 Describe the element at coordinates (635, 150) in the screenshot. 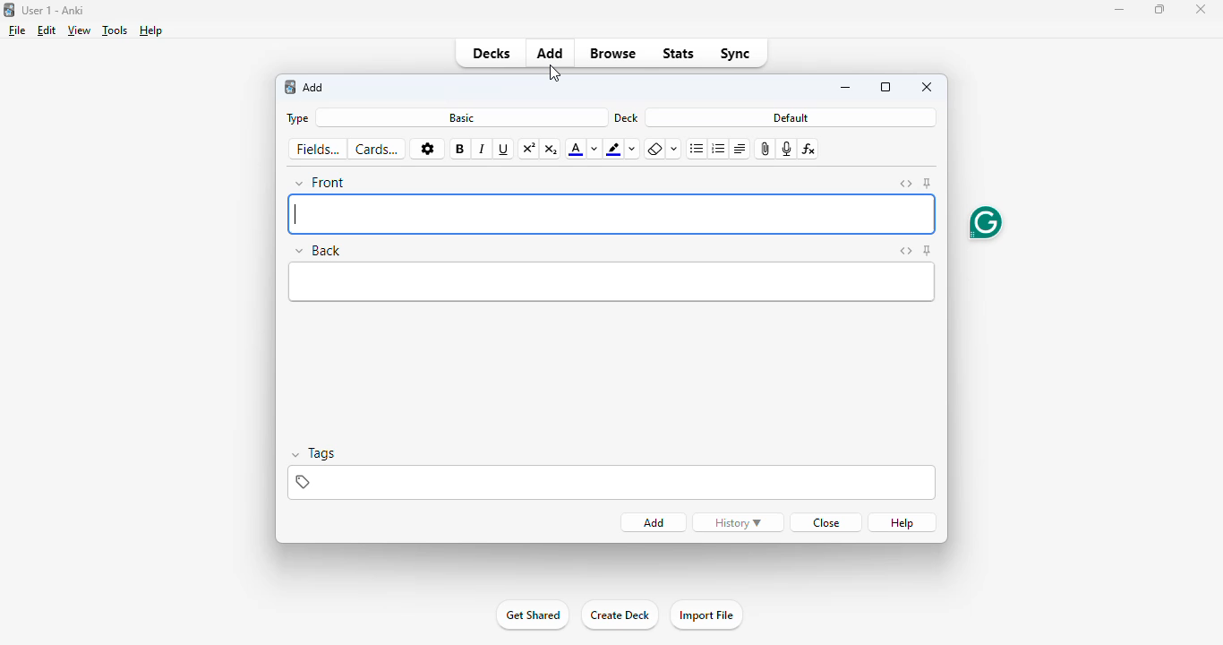

I see `change color` at that location.